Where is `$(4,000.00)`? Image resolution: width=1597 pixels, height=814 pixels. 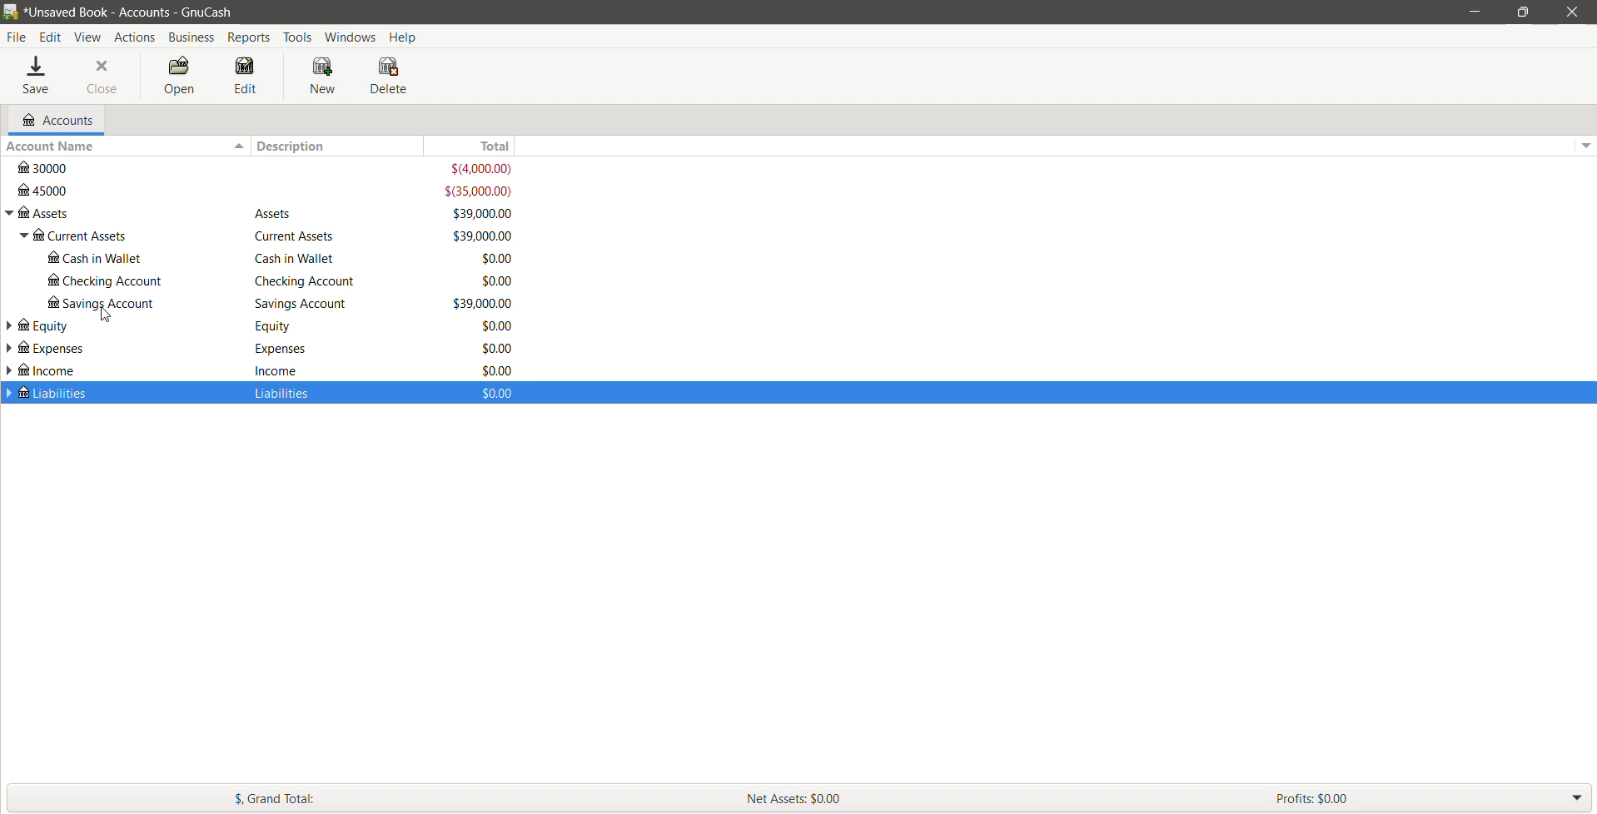 $(4,000.00) is located at coordinates (479, 169).